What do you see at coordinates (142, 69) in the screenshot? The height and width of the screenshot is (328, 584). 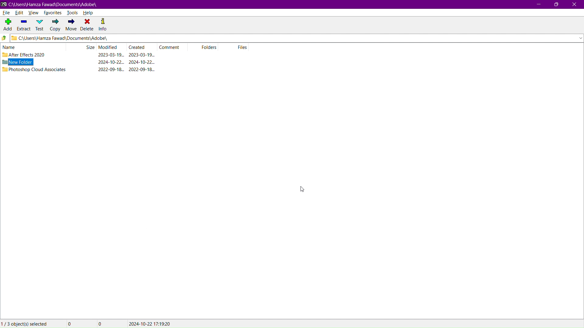 I see `created date & time` at bounding box center [142, 69].